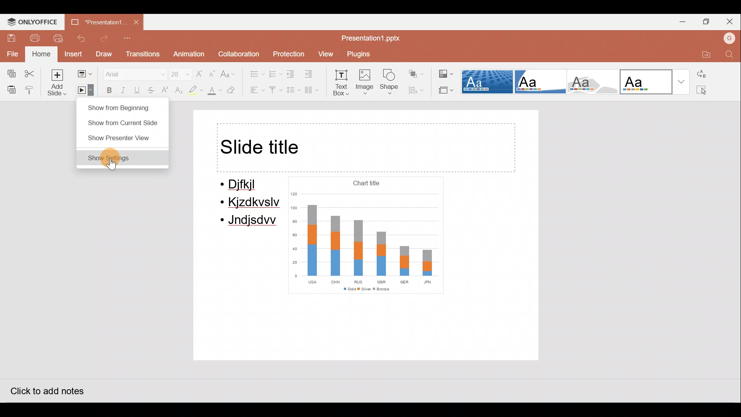 This screenshot has width=741, height=417. I want to click on Title, so click(366, 147).